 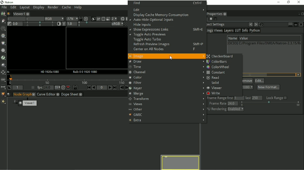 I want to click on Keyer, so click(x=3, y=57).